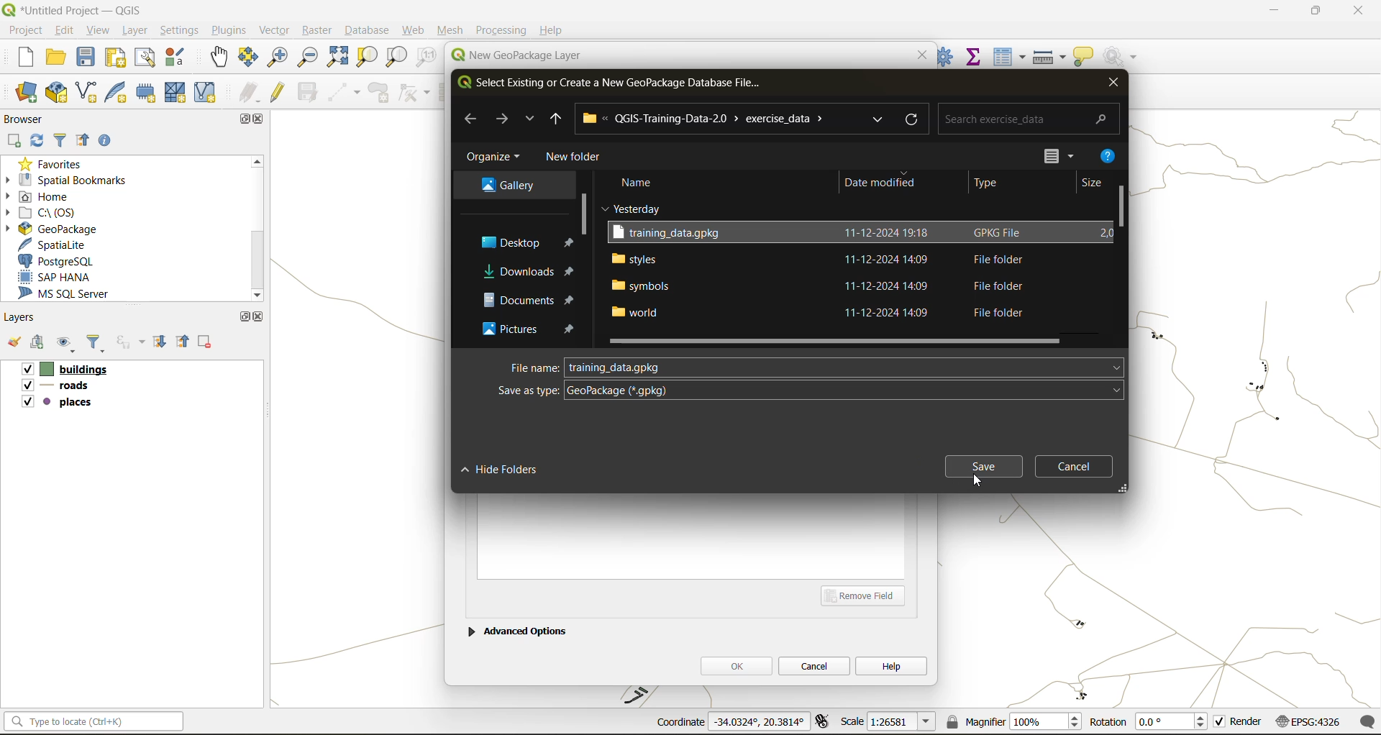 This screenshot has height=735, width=1381. I want to click on vertex tools, so click(414, 93).